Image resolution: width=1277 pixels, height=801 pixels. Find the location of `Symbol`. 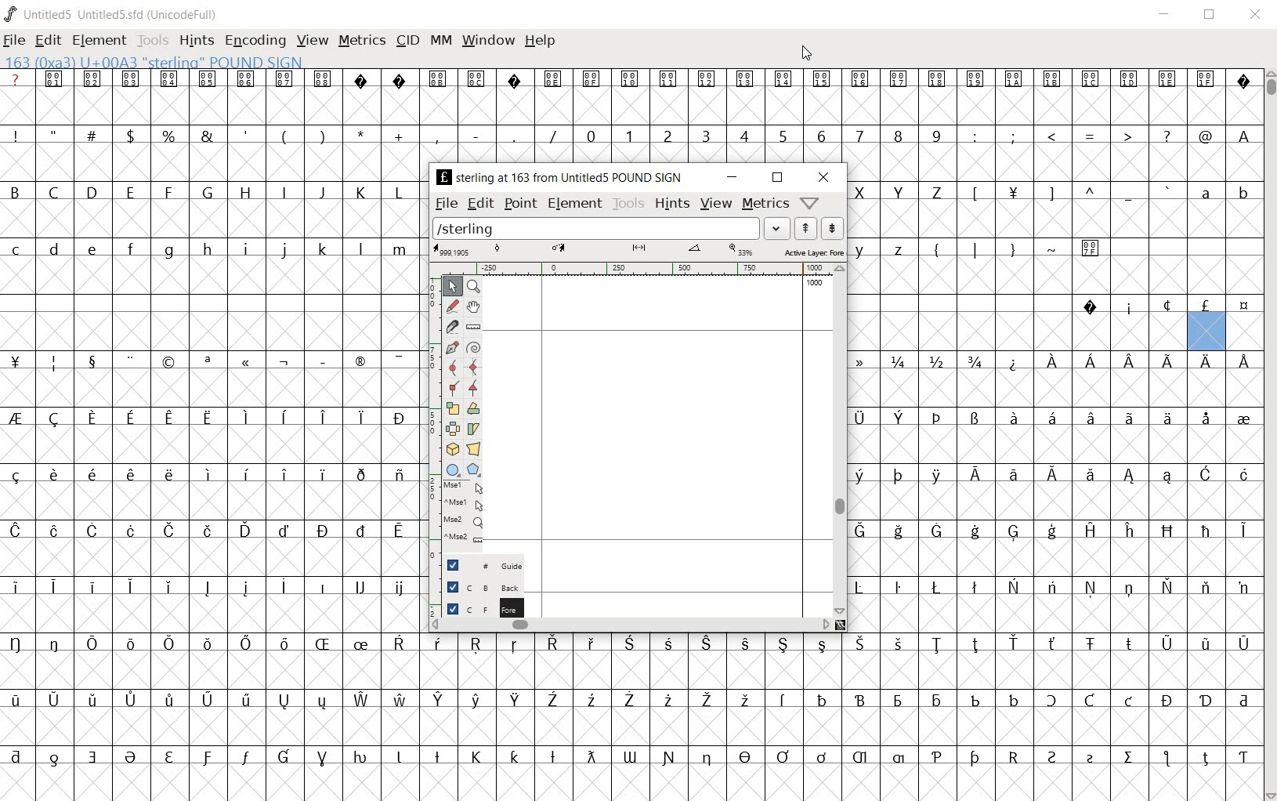

Symbol is located at coordinates (1167, 759).